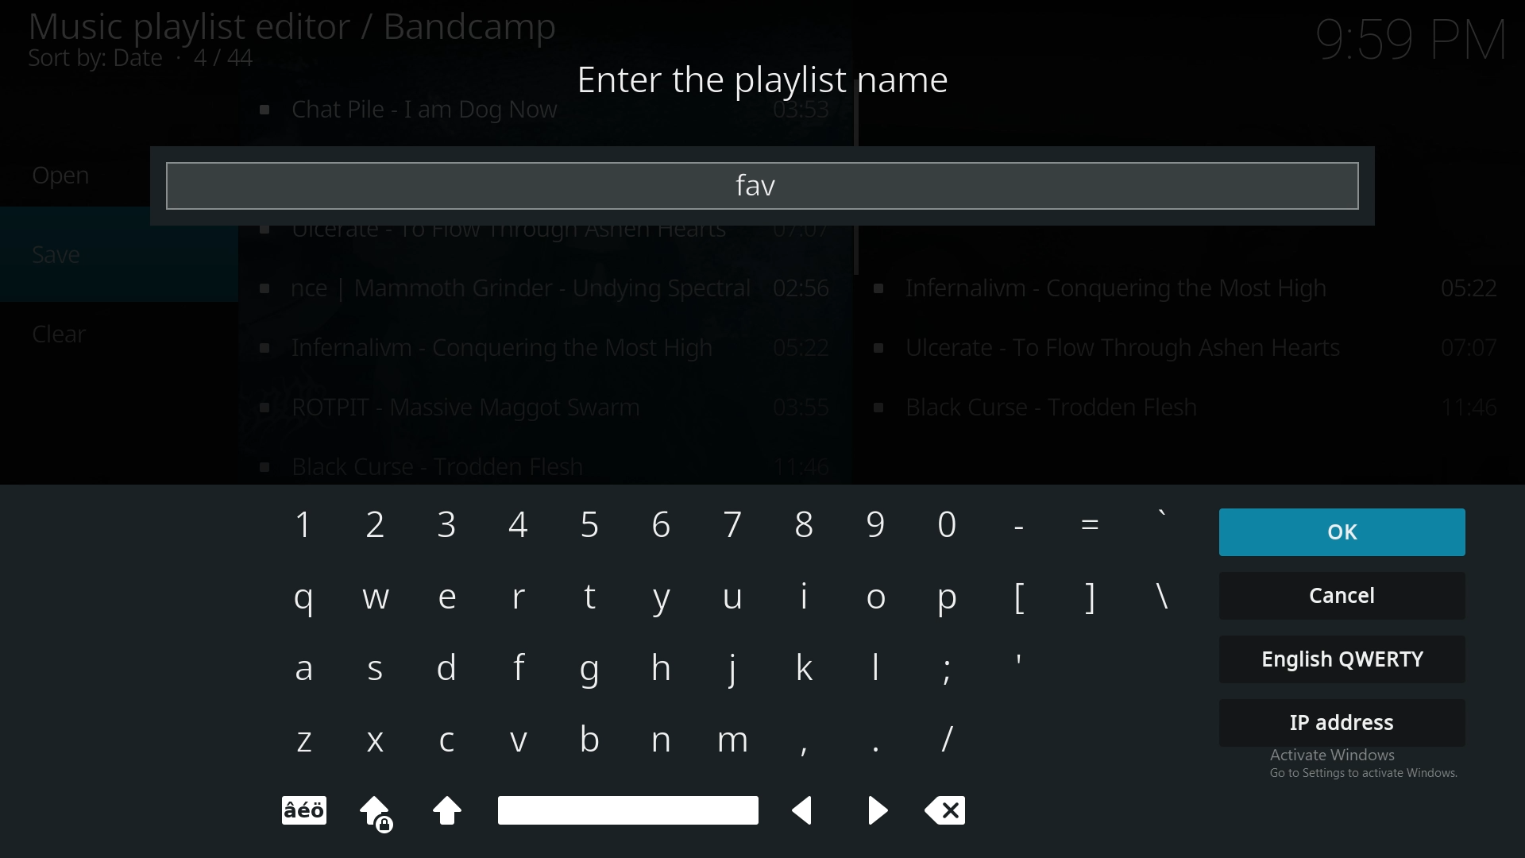 The width and height of the screenshot is (1525, 858). Describe the element at coordinates (1337, 530) in the screenshot. I see `ok` at that location.